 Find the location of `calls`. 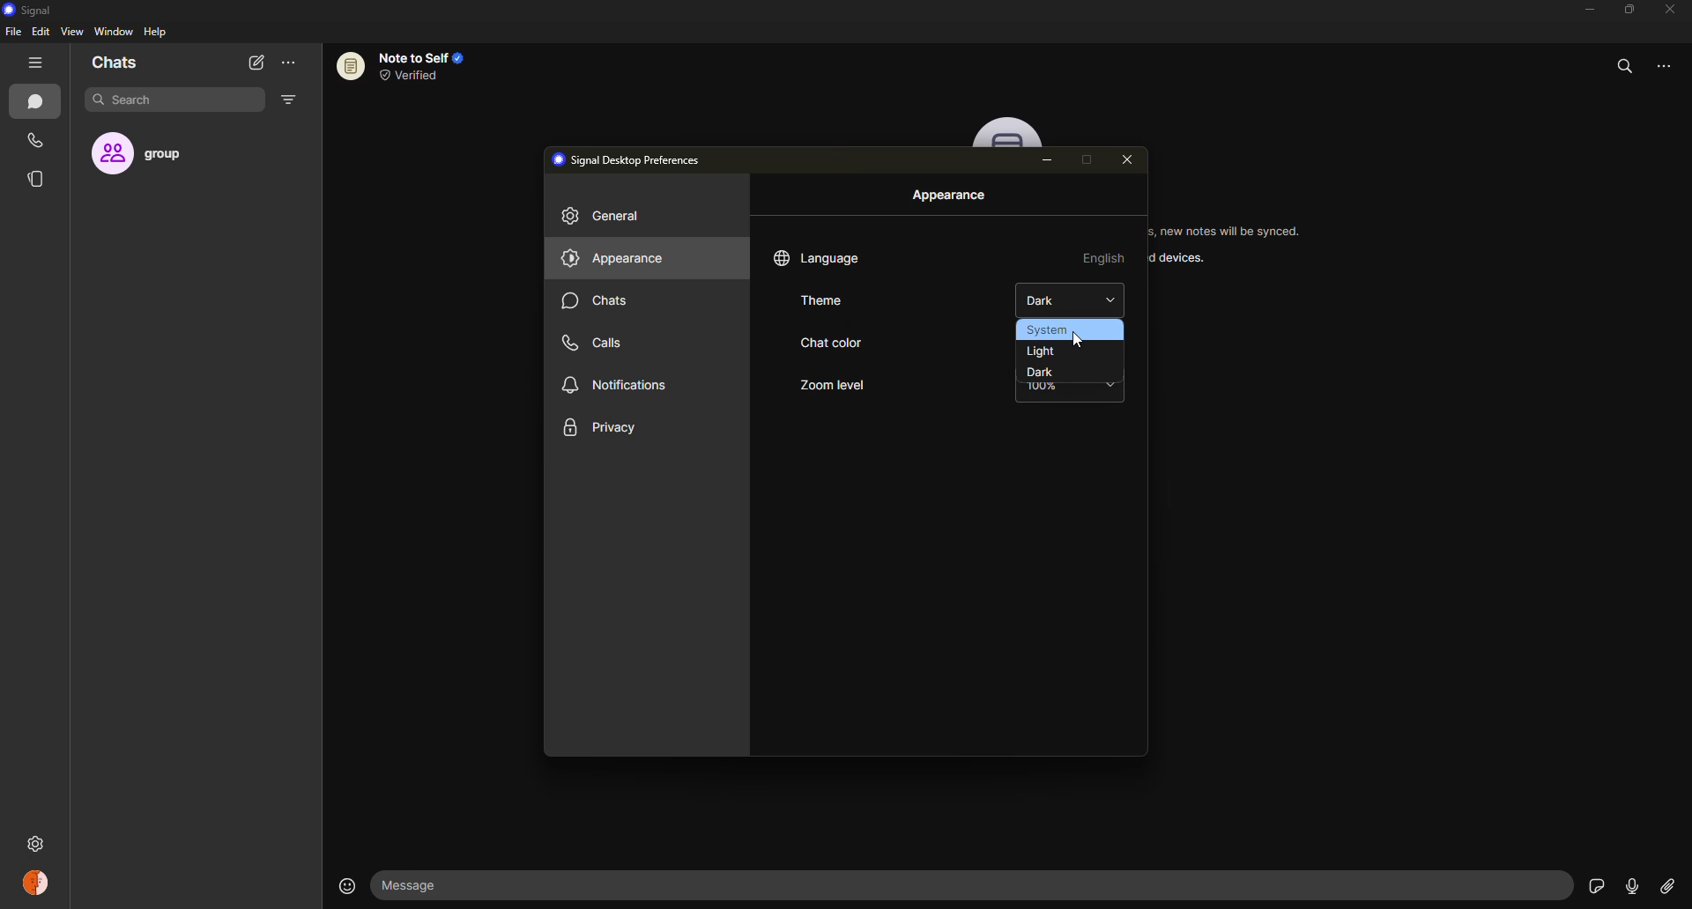

calls is located at coordinates (38, 142).